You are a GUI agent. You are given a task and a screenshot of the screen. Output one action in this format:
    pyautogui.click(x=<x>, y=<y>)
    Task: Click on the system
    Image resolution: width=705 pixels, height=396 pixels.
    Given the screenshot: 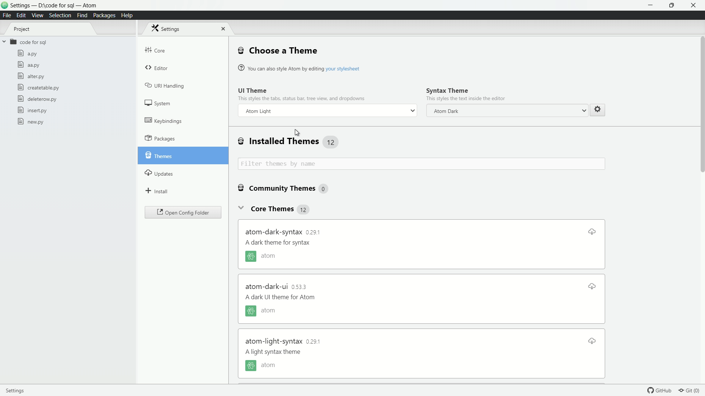 What is the action you would take?
    pyautogui.click(x=159, y=104)
    